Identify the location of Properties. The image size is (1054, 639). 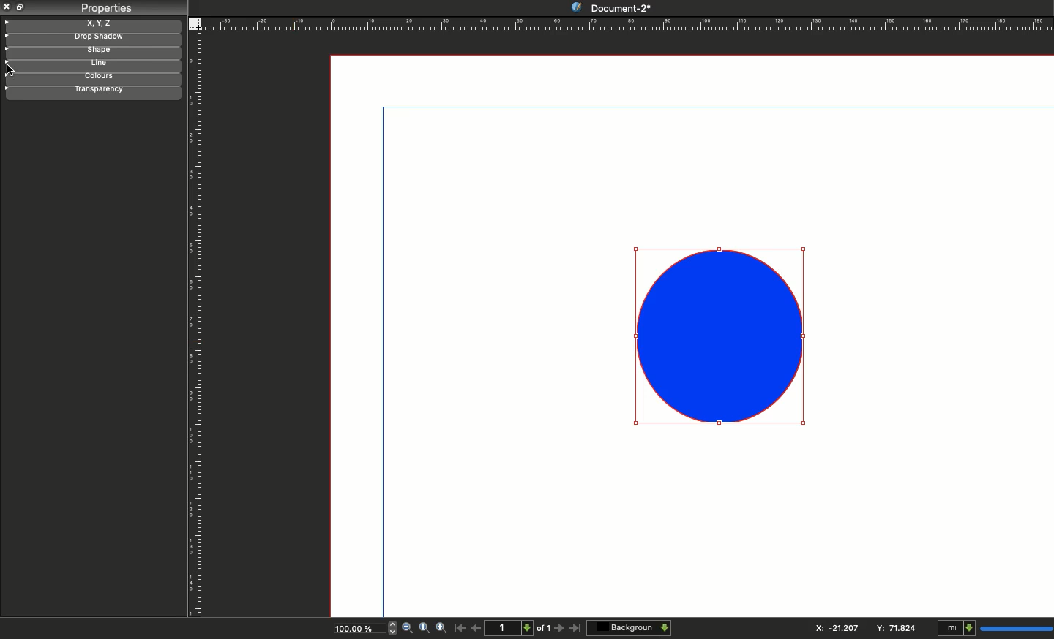
(105, 8).